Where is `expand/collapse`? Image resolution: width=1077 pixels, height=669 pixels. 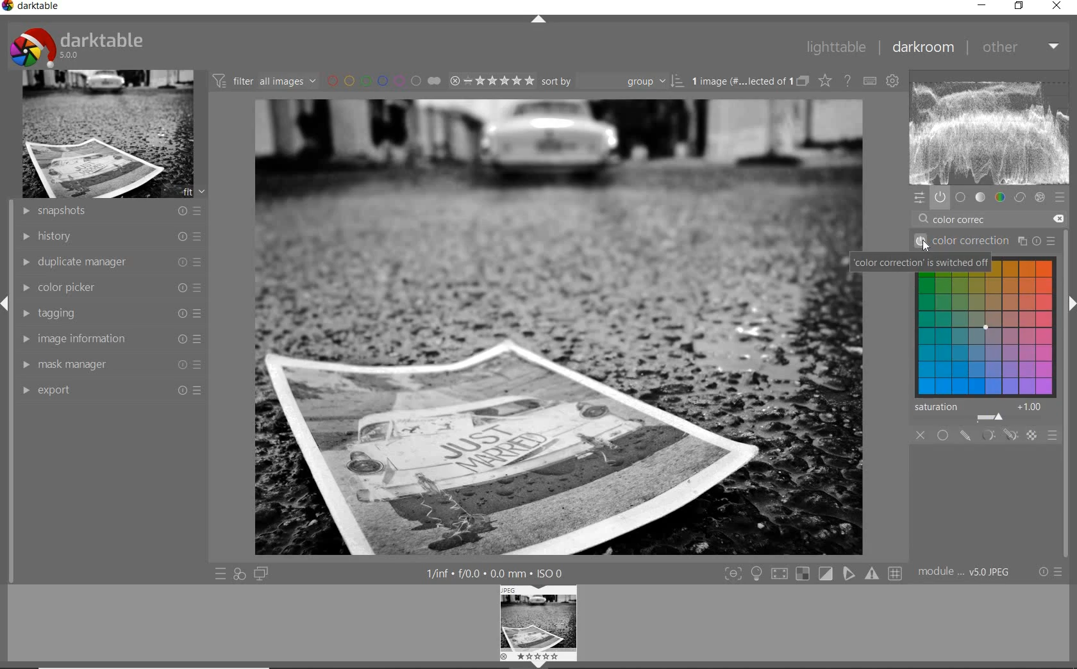 expand/collapse is located at coordinates (1071, 304).